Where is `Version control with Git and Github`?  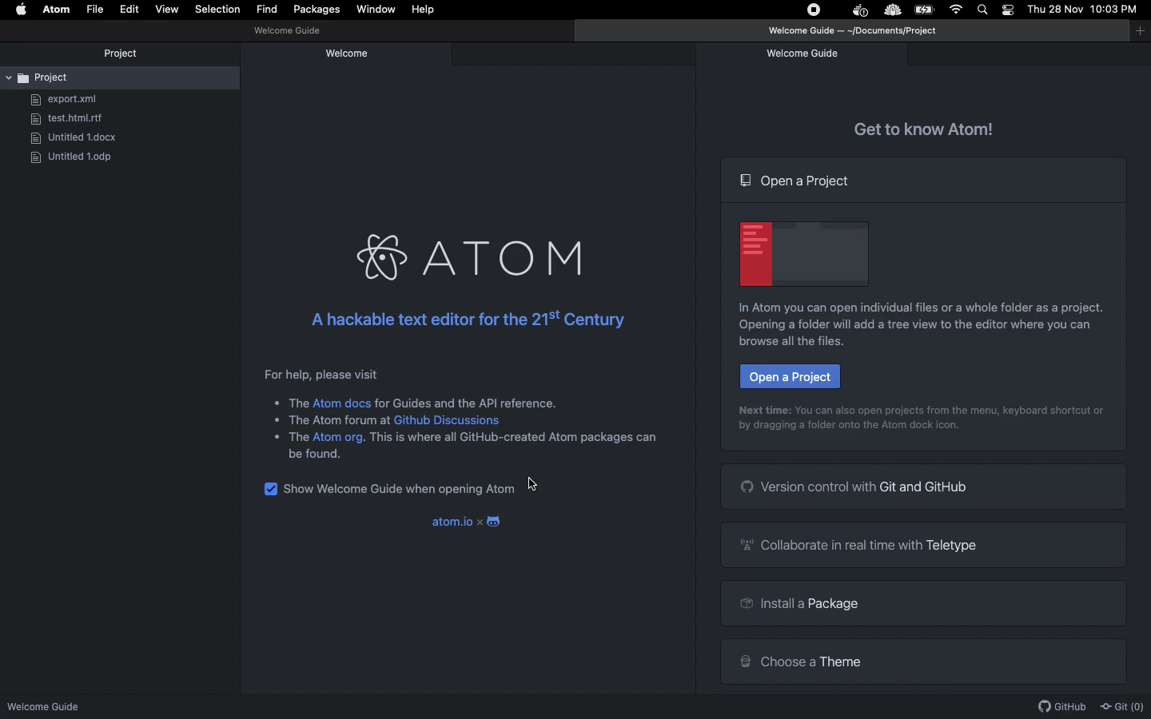
Version control with Git and Github is located at coordinates (866, 488).